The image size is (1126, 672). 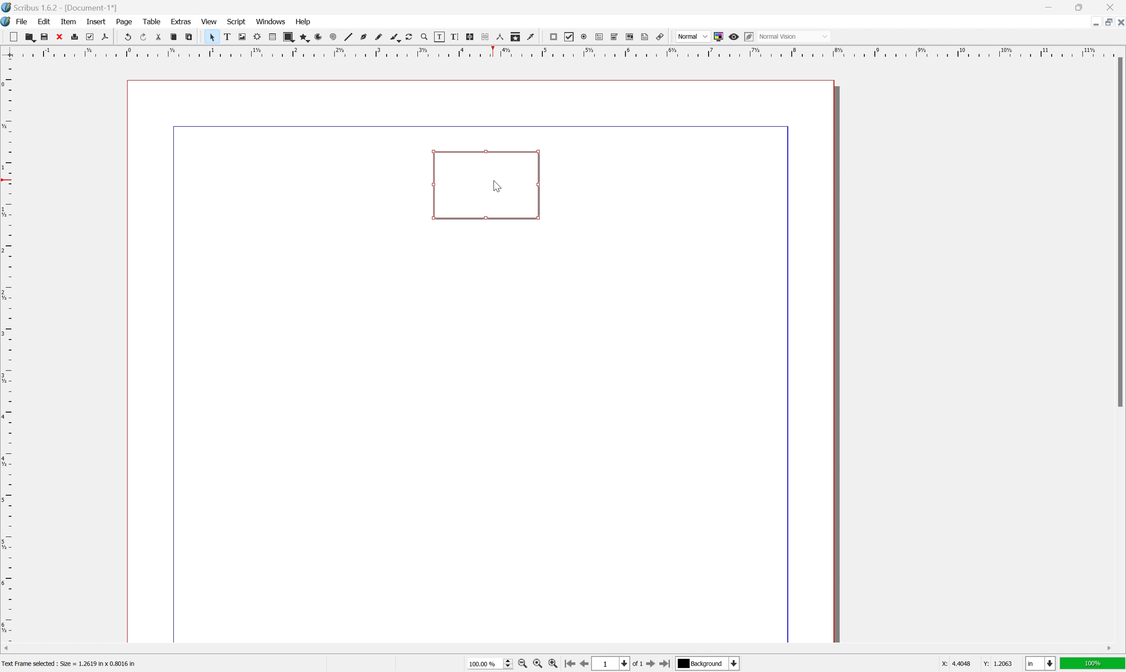 What do you see at coordinates (317, 38) in the screenshot?
I see `arc` at bounding box center [317, 38].